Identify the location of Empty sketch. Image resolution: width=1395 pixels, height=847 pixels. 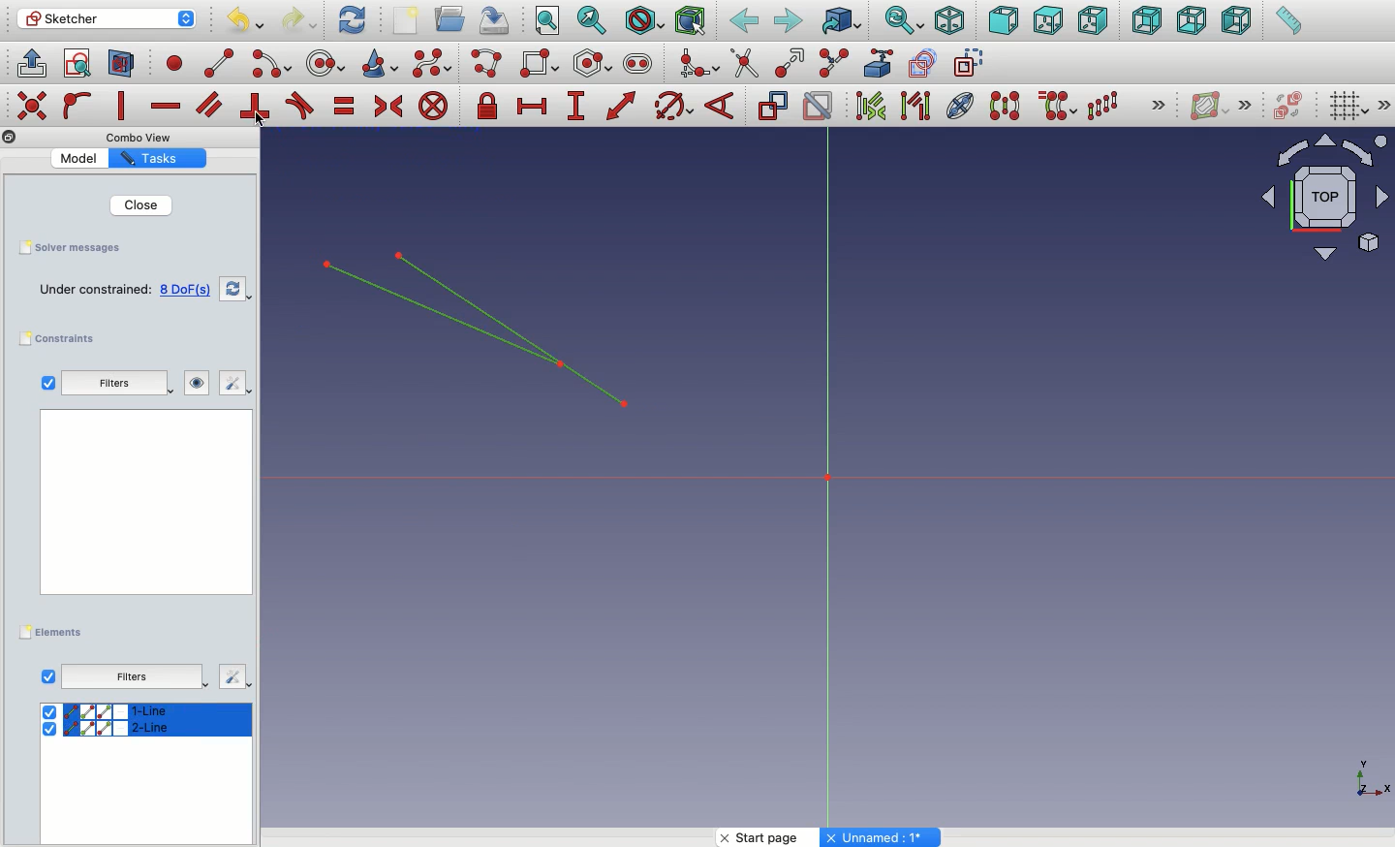
(123, 289).